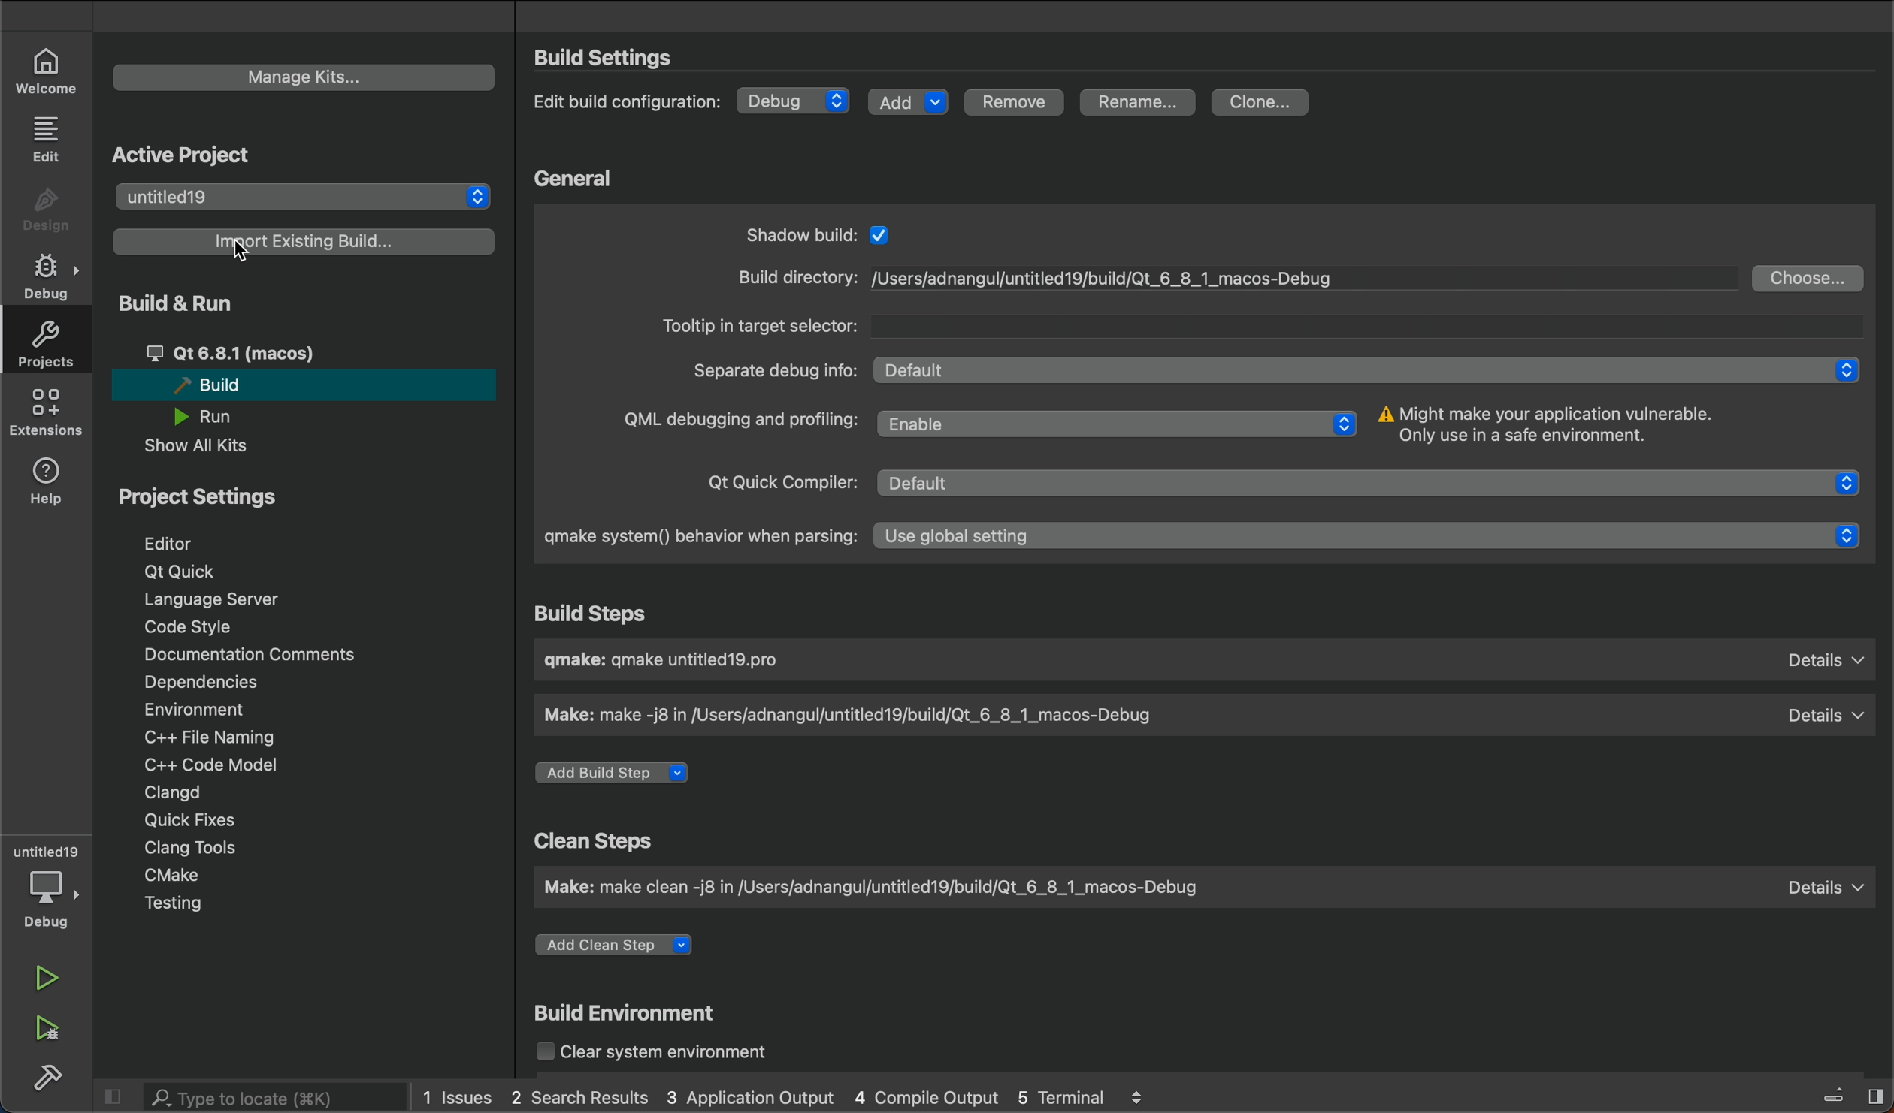 This screenshot has height=1113, width=1894. What do you see at coordinates (43, 344) in the screenshot?
I see `projects` at bounding box center [43, 344].